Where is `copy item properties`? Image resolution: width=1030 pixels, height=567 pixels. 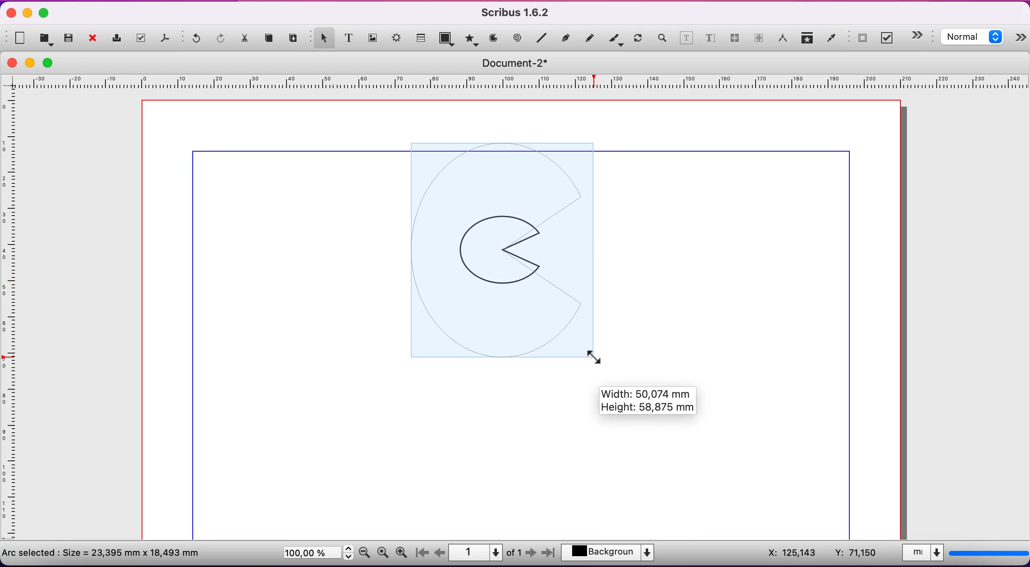 copy item properties is located at coordinates (808, 39).